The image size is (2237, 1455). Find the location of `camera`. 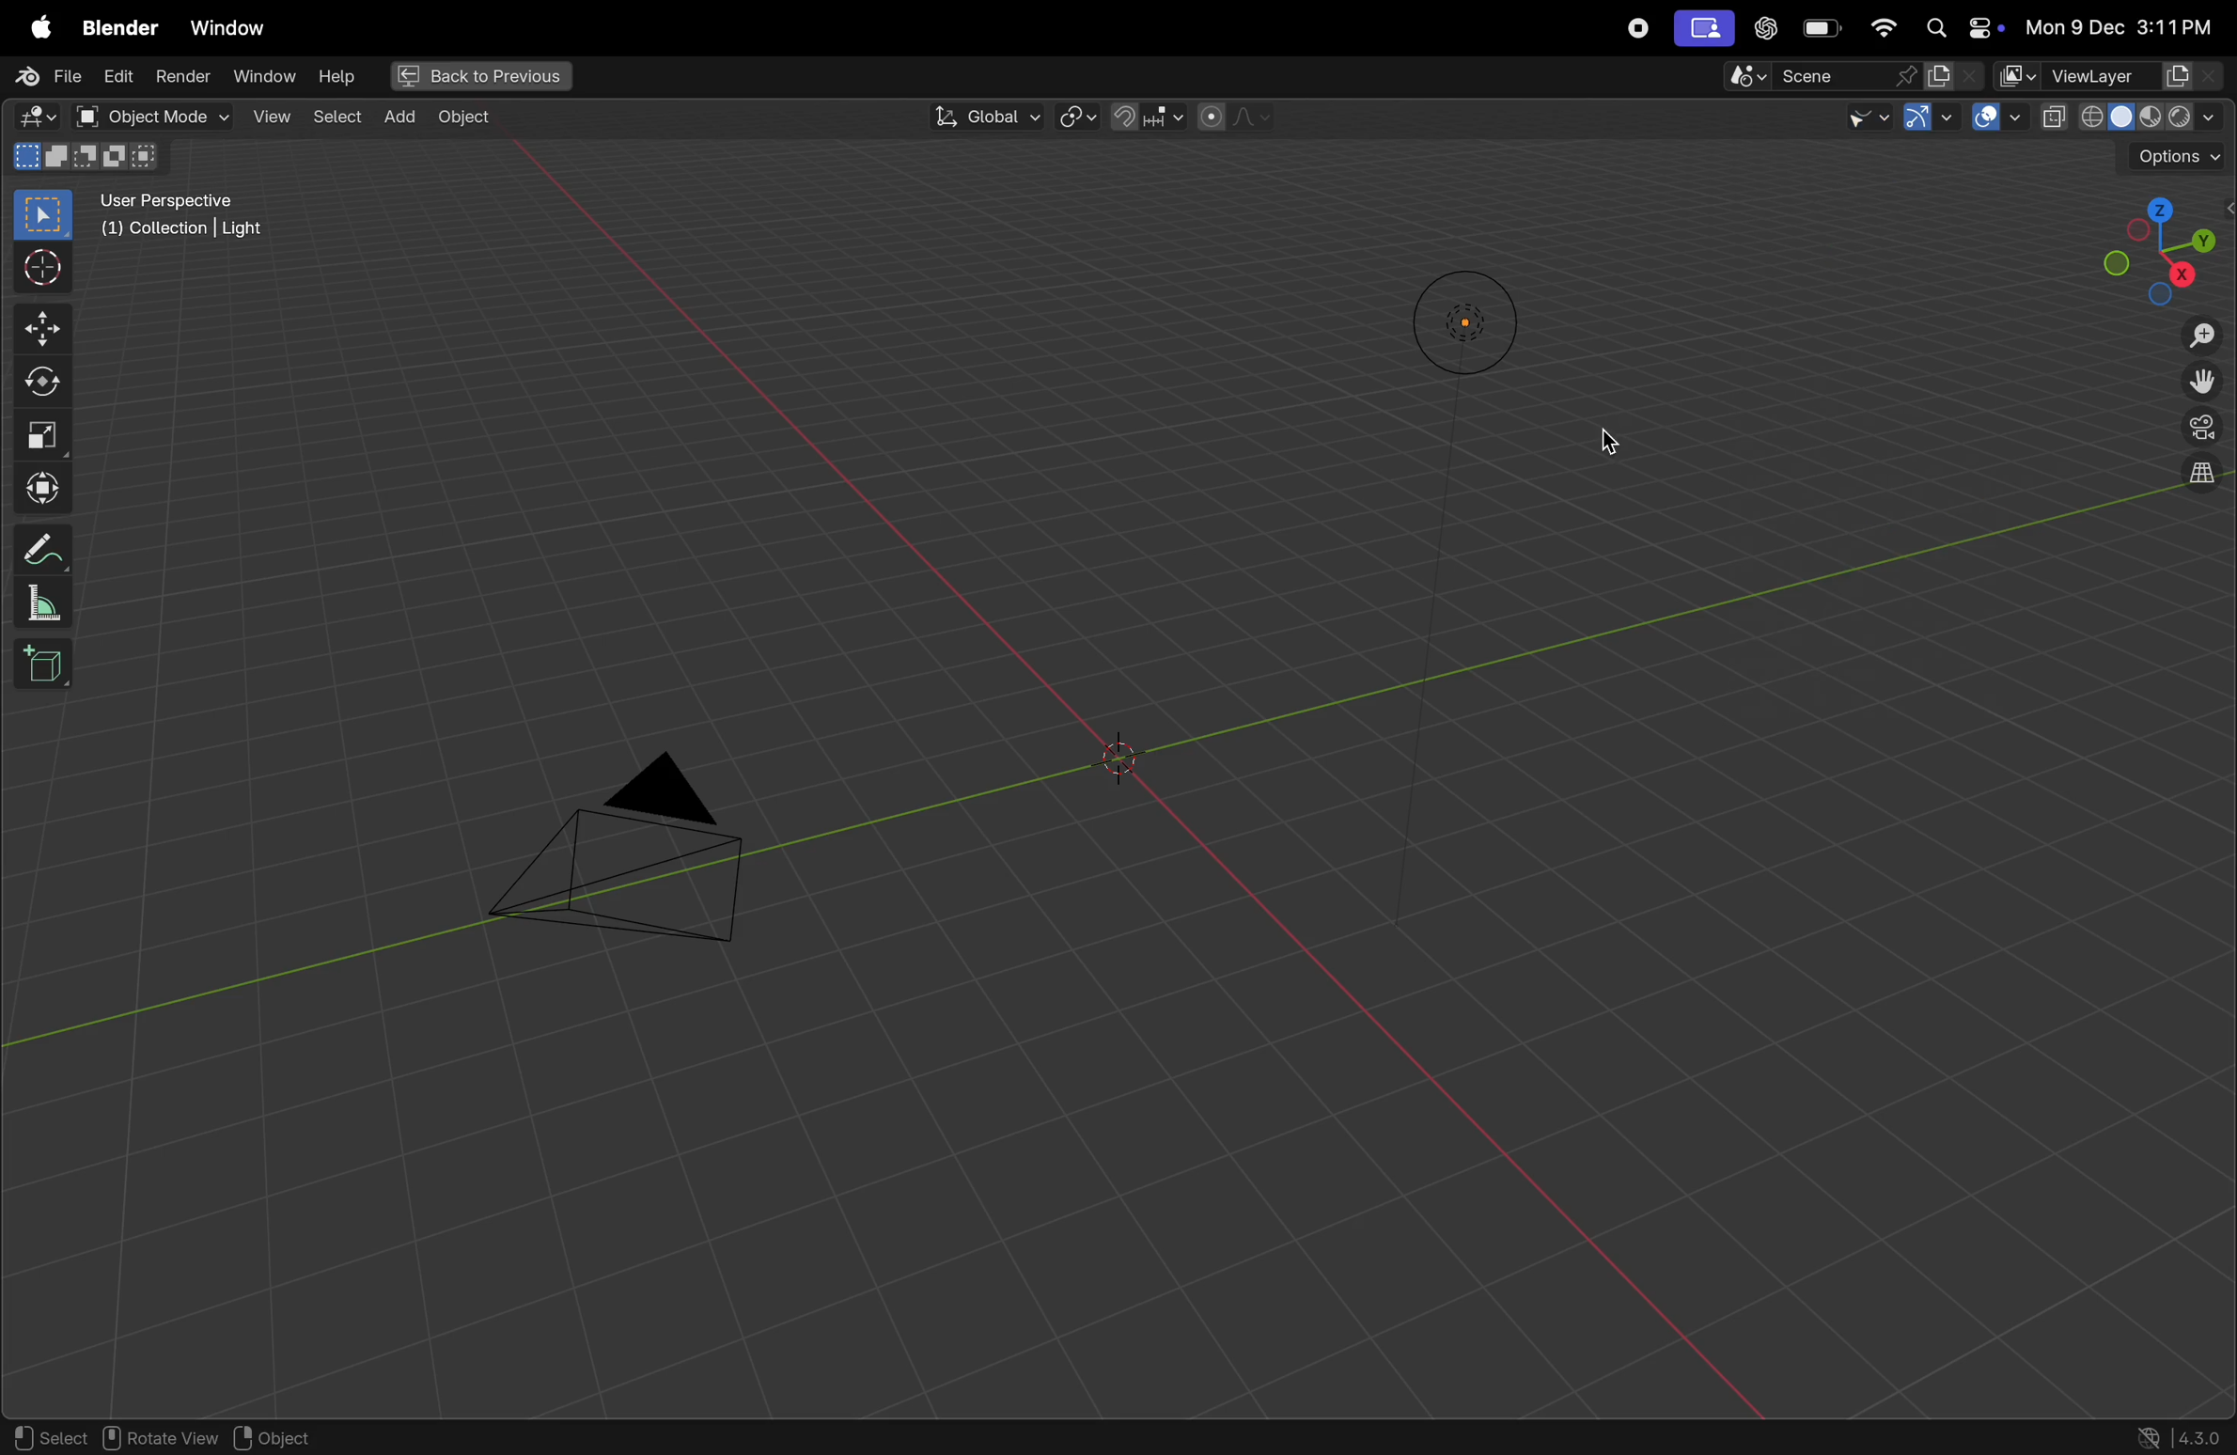

camera is located at coordinates (621, 860).